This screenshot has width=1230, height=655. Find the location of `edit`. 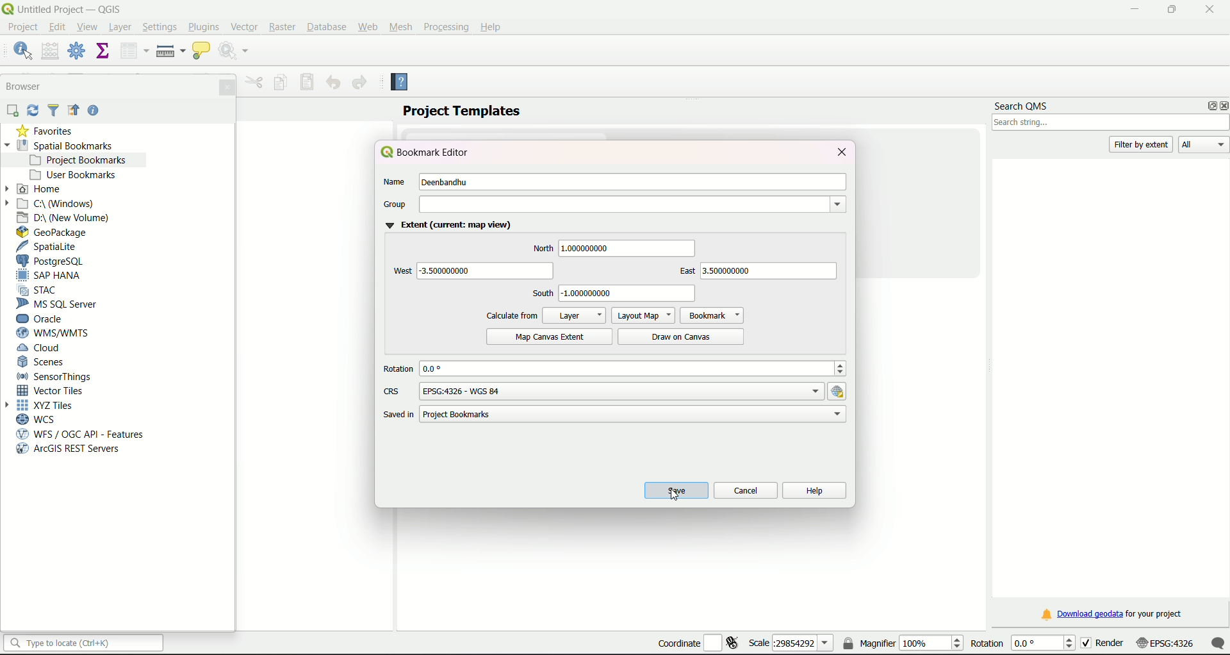

edit is located at coordinates (57, 26).